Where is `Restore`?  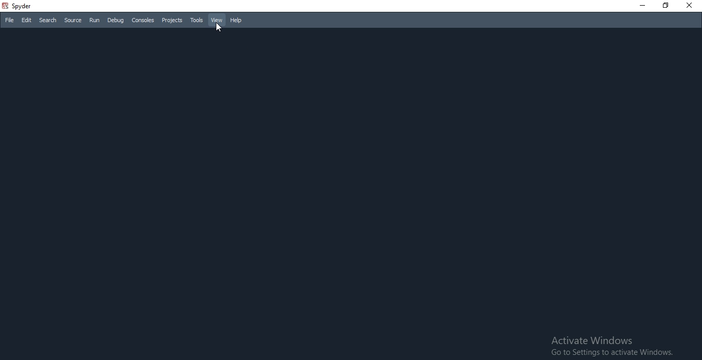 Restore is located at coordinates (662, 5).